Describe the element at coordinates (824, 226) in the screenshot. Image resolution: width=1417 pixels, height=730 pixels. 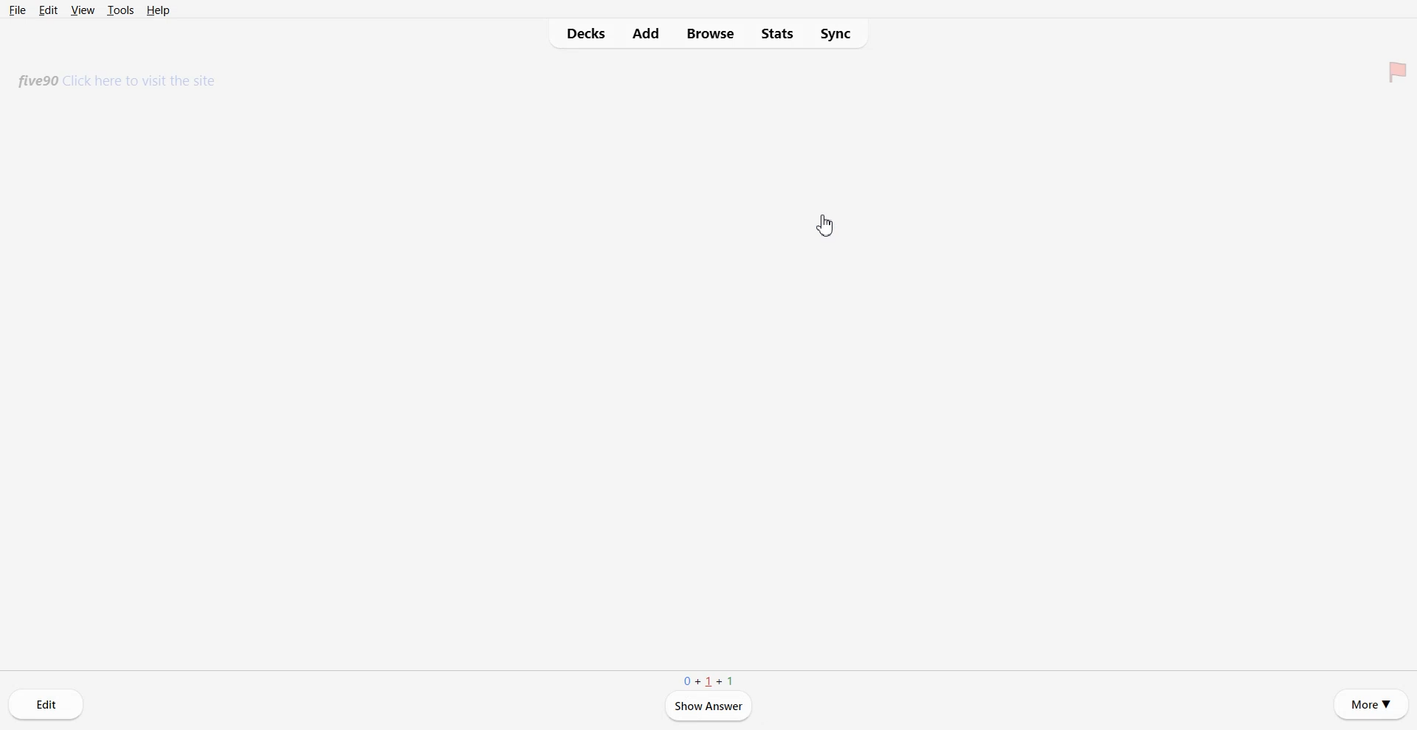
I see `Cursor` at that location.